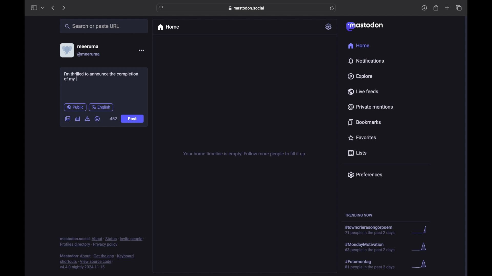 This screenshot has height=276, width=492. Describe the element at coordinates (359, 45) in the screenshot. I see `home` at that location.